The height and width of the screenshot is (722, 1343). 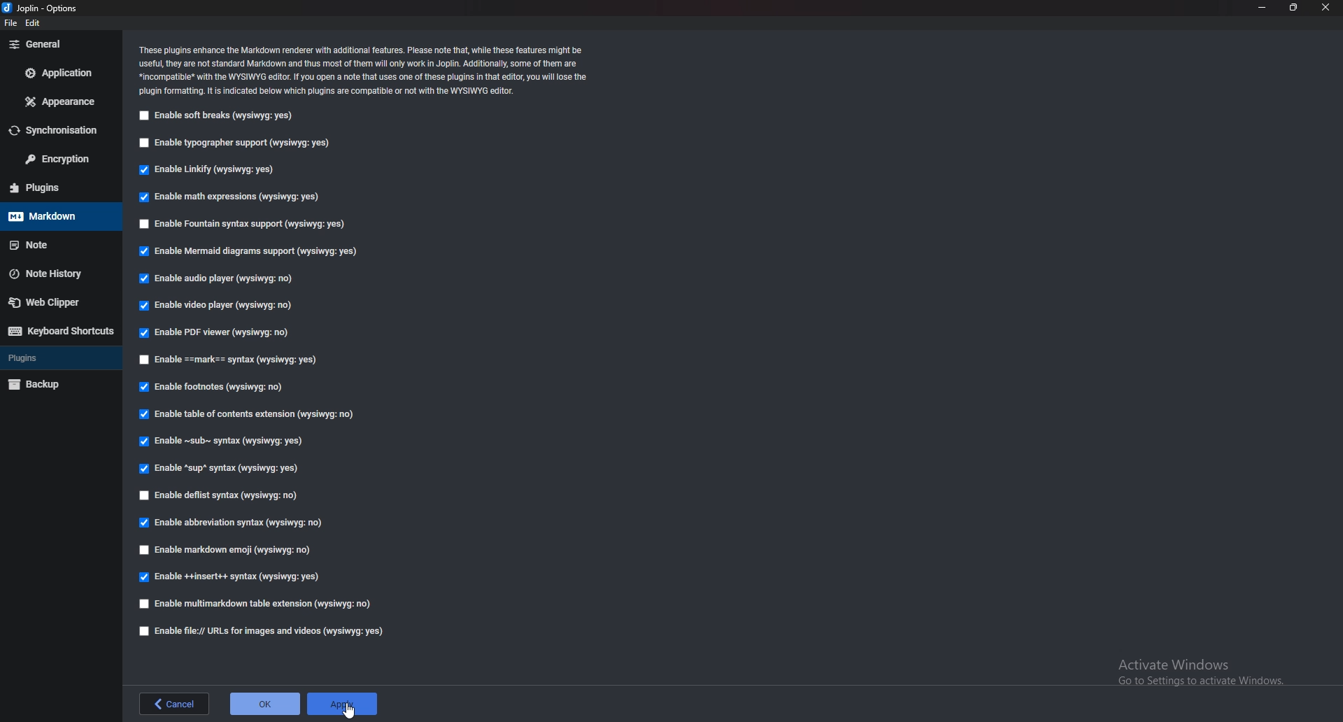 What do you see at coordinates (11, 24) in the screenshot?
I see `file` at bounding box center [11, 24].